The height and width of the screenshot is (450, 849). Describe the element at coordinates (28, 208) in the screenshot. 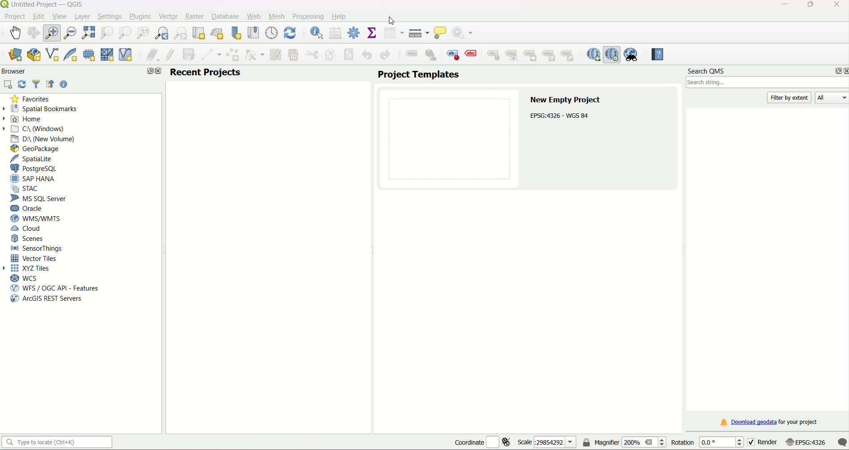

I see `Oracle` at that location.